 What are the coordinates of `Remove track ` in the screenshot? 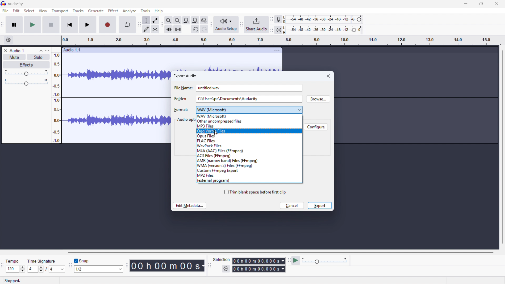 It's located at (6, 50).